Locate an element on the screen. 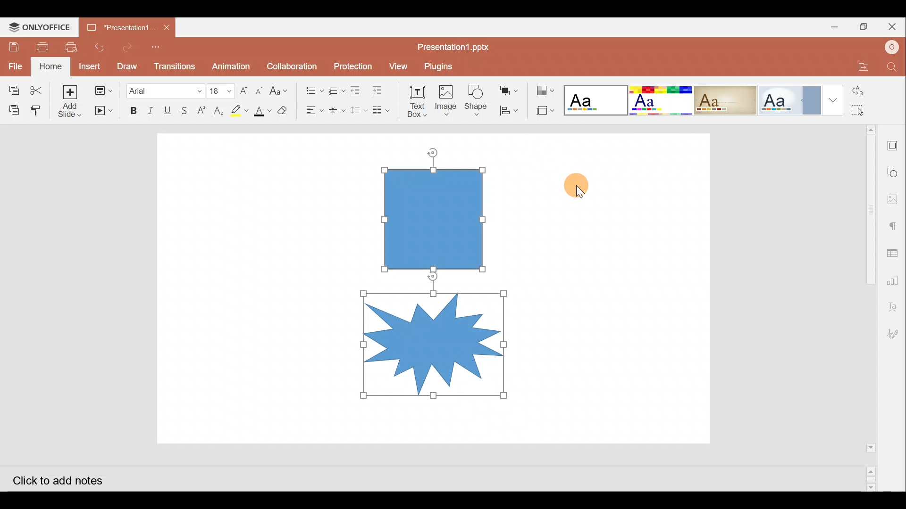 This screenshot has width=906, height=509. Subscript is located at coordinates (218, 109).